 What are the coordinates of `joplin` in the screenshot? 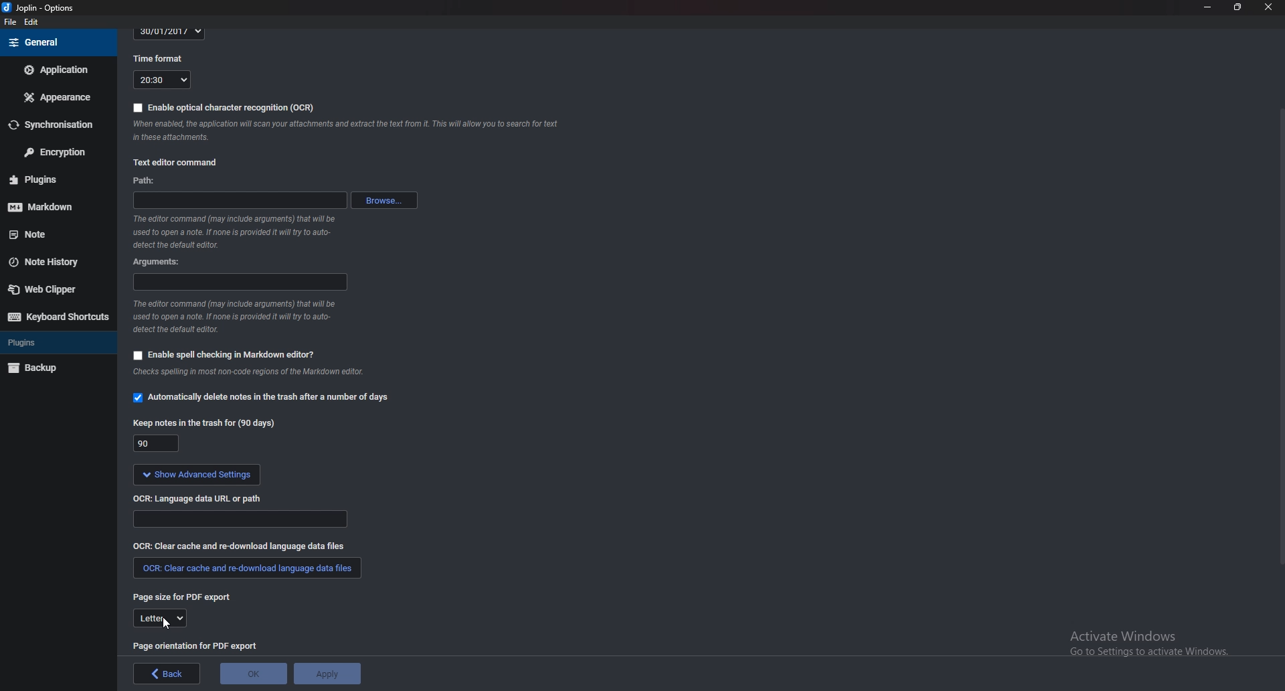 It's located at (41, 8).